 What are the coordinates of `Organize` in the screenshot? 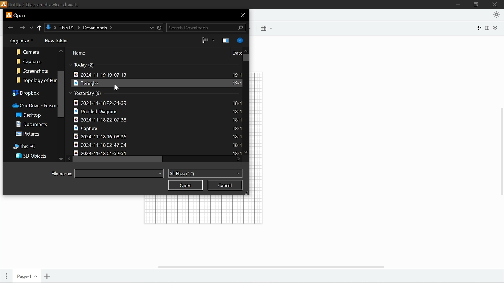 It's located at (20, 41).